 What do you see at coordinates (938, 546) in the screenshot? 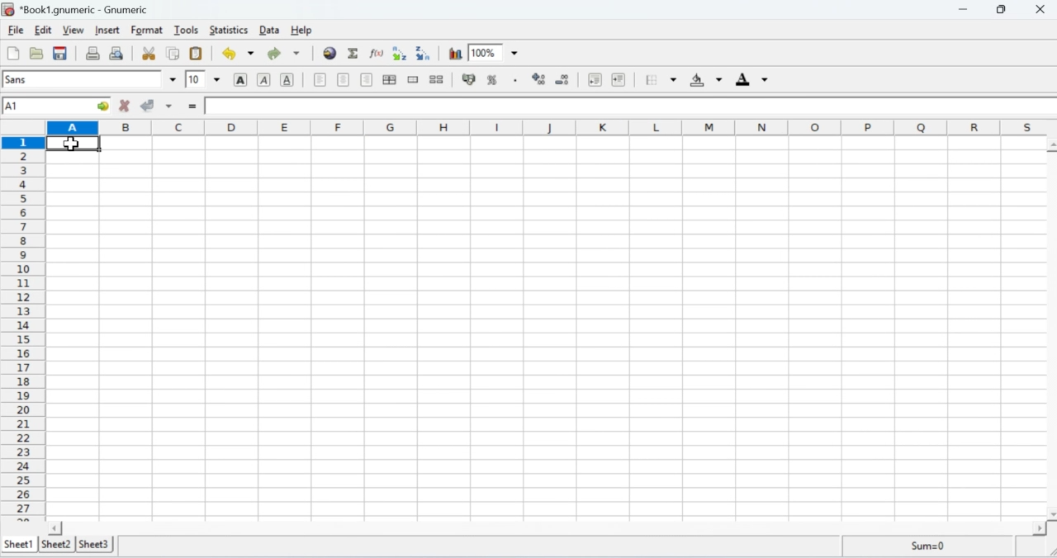
I see `Sum=0` at bounding box center [938, 546].